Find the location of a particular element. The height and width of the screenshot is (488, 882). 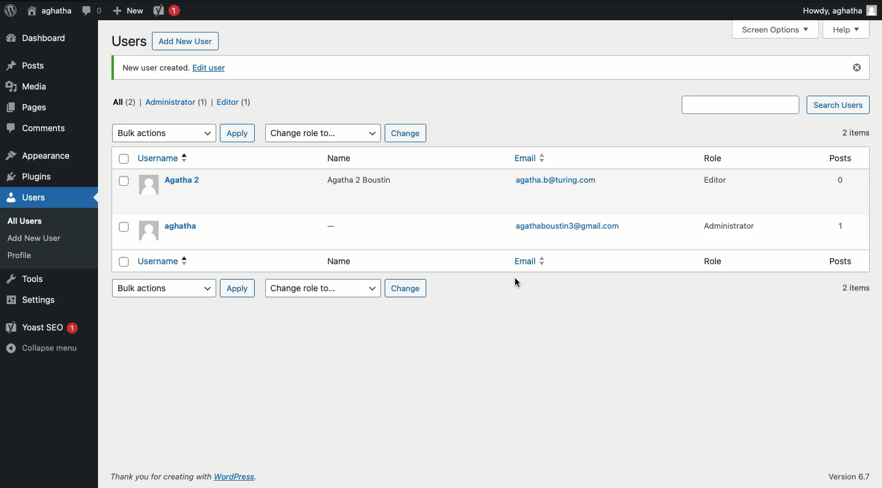

cursor is located at coordinates (516, 283).